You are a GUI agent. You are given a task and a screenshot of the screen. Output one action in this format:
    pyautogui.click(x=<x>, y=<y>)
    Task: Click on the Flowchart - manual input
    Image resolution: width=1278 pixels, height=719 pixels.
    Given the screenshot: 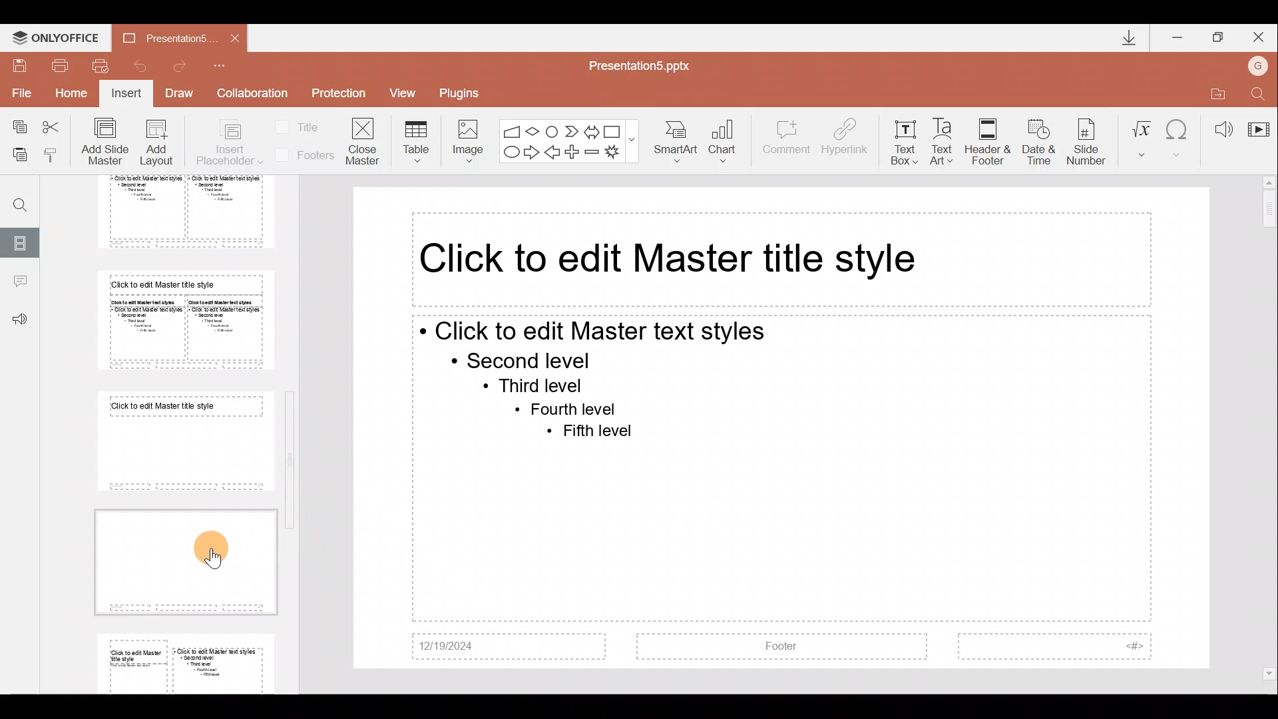 What is the action you would take?
    pyautogui.click(x=511, y=129)
    